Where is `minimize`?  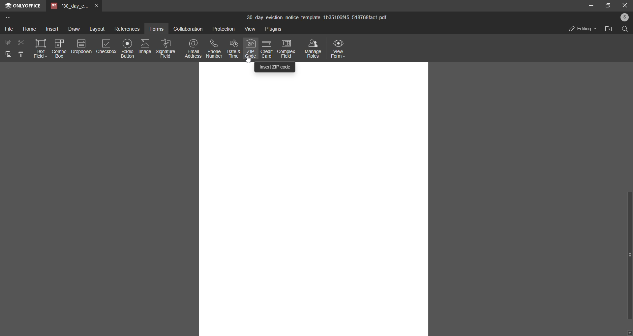 minimize is located at coordinates (590, 5).